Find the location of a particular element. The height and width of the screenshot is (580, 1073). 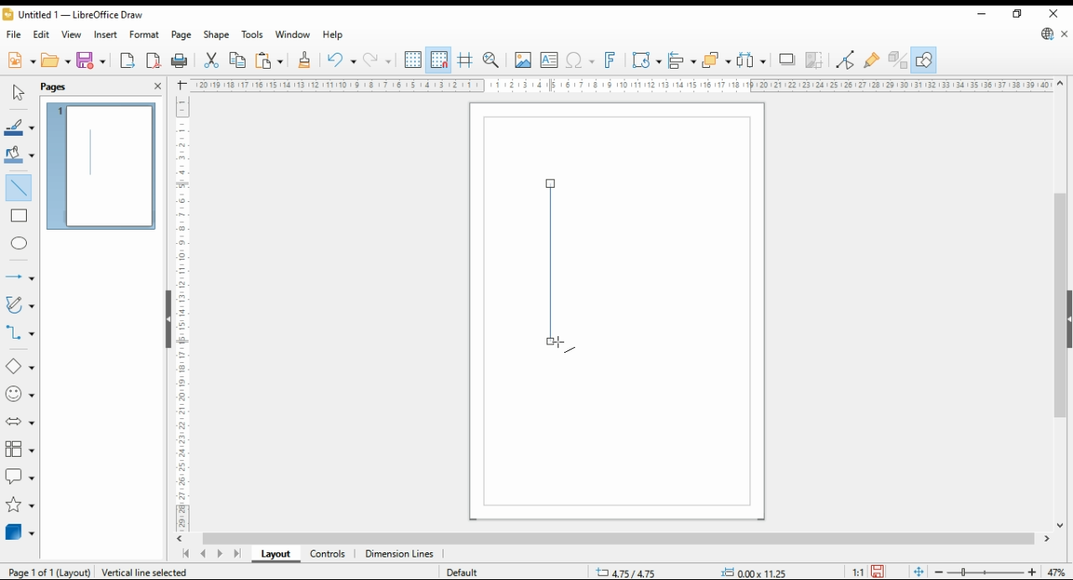

save is located at coordinates (92, 60).